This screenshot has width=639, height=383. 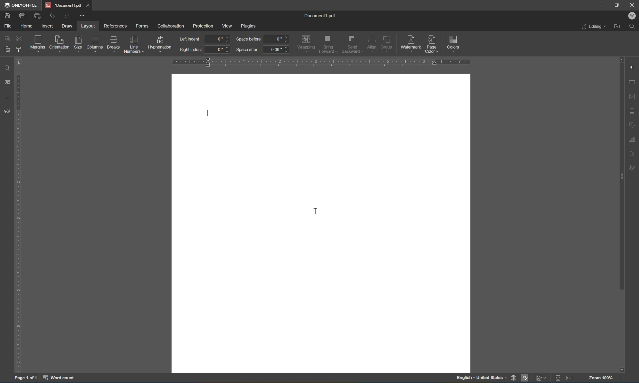 I want to click on minimize, so click(x=602, y=5).